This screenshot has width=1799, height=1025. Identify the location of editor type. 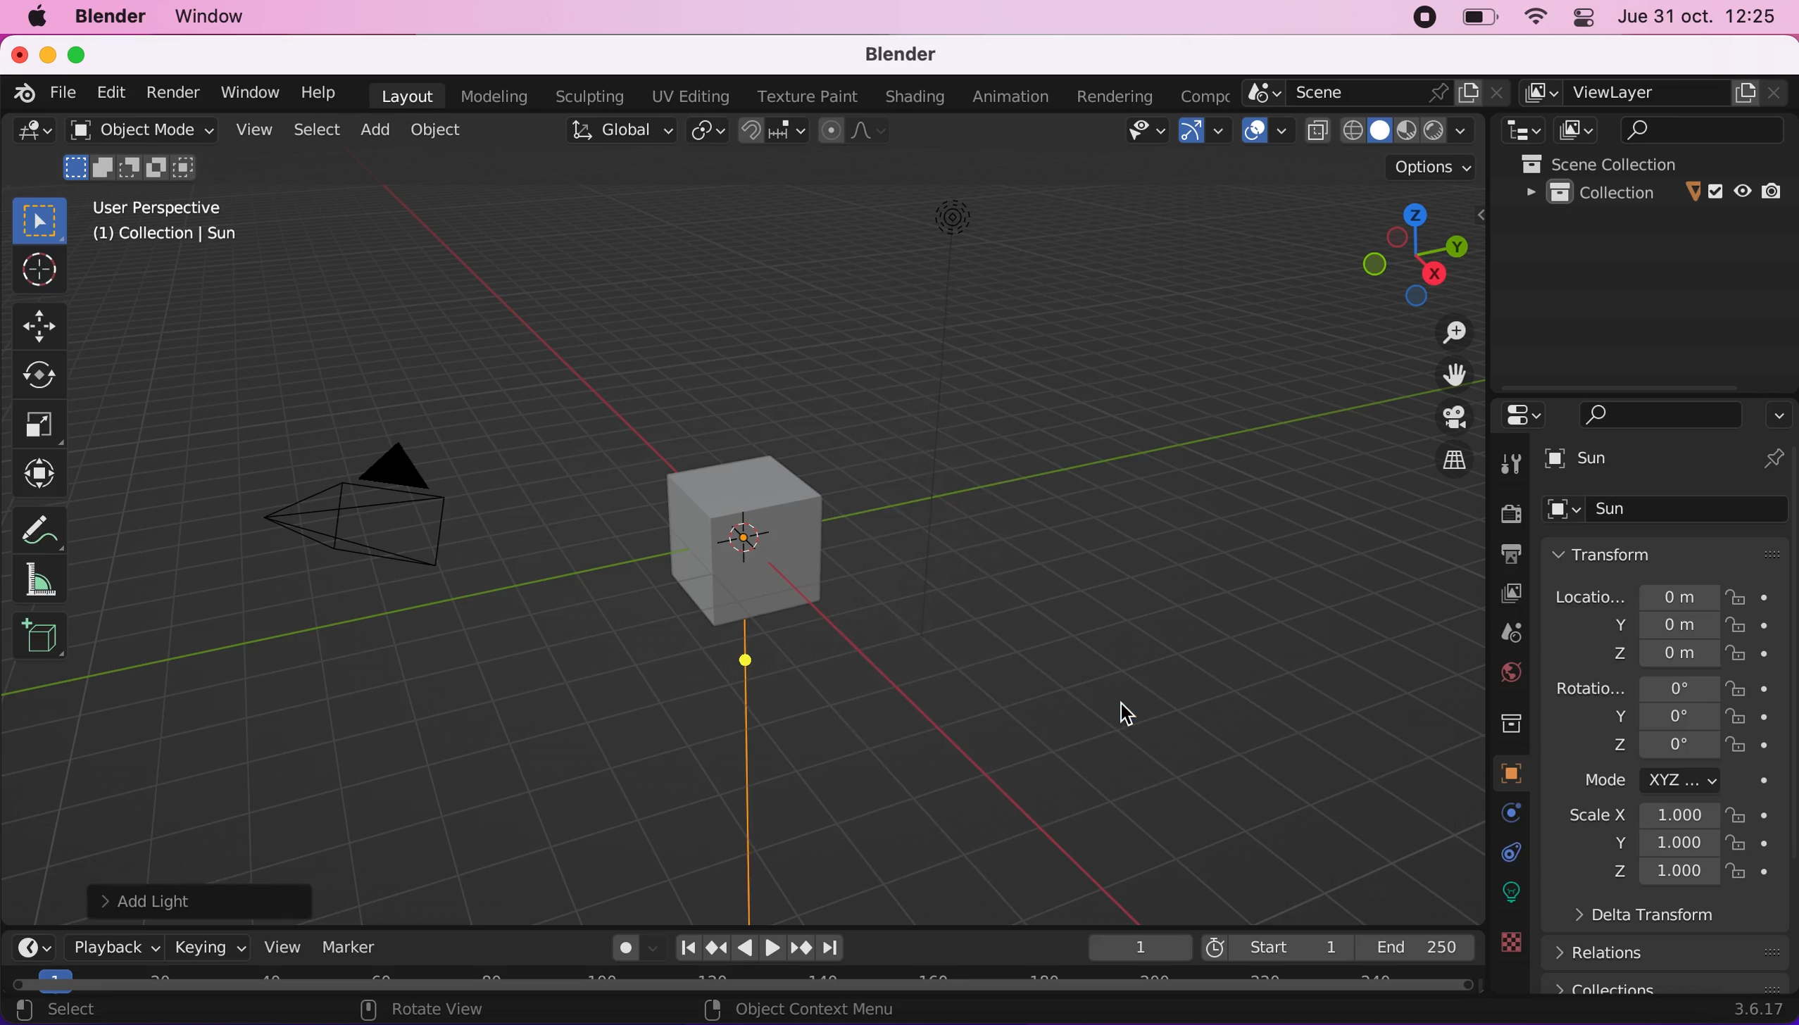
(36, 945).